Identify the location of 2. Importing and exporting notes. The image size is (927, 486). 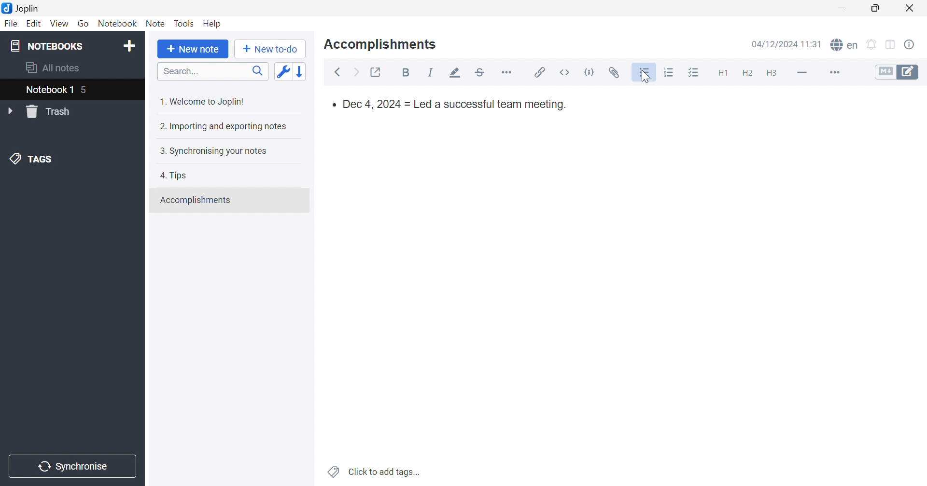
(224, 127).